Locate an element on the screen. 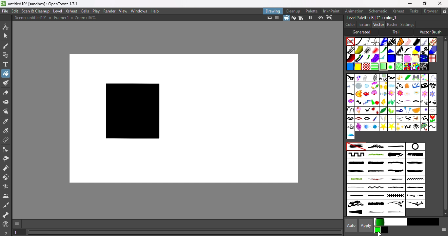 The width and height of the screenshot is (448, 236). flow3 is located at coordinates (416, 95).